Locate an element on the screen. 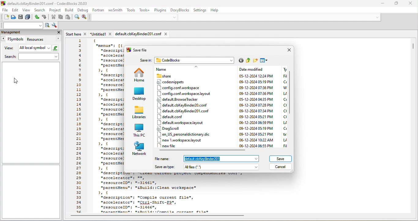 This screenshot has width=418, height=221. open is located at coordinates (13, 18).